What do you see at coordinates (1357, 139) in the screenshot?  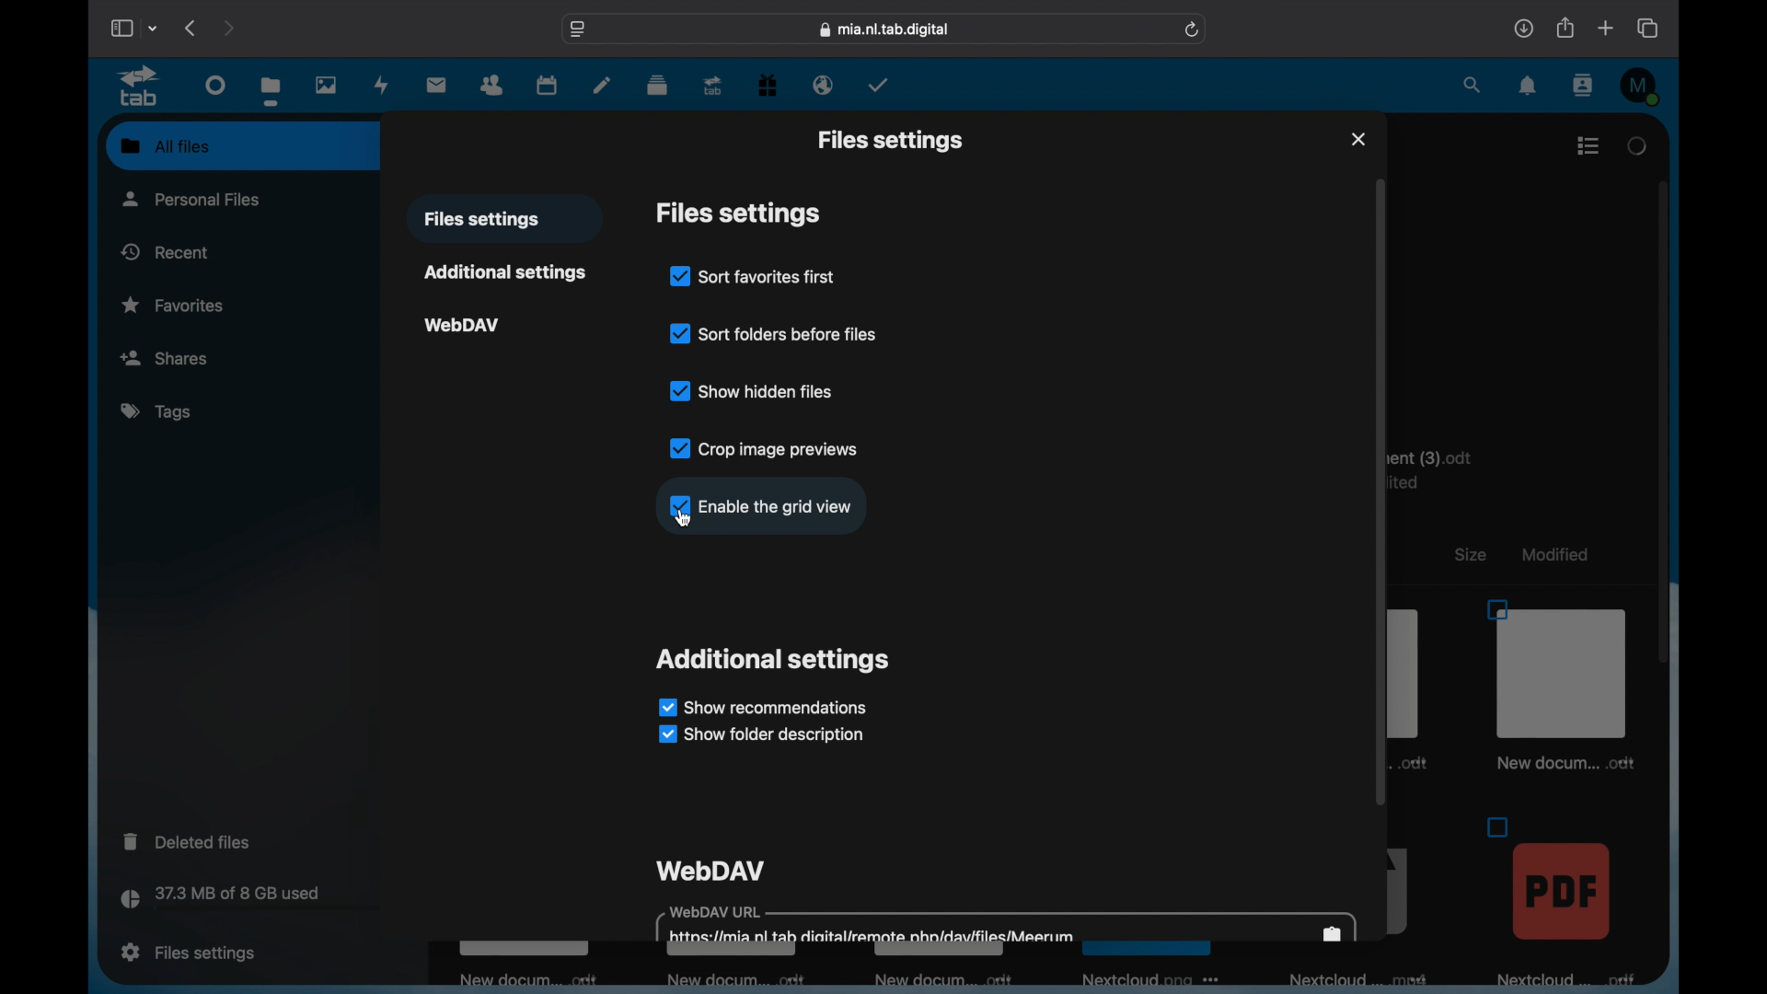 I see `close` at bounding box center [1357, 139].